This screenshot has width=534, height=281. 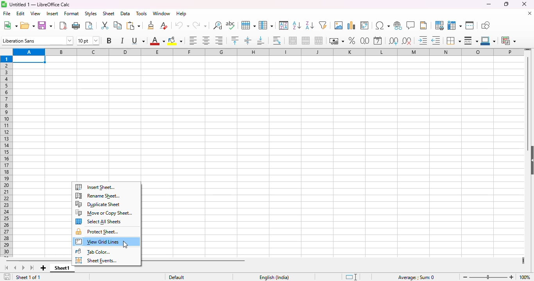 I want to click on align bottom, so click(x=261, y=41).